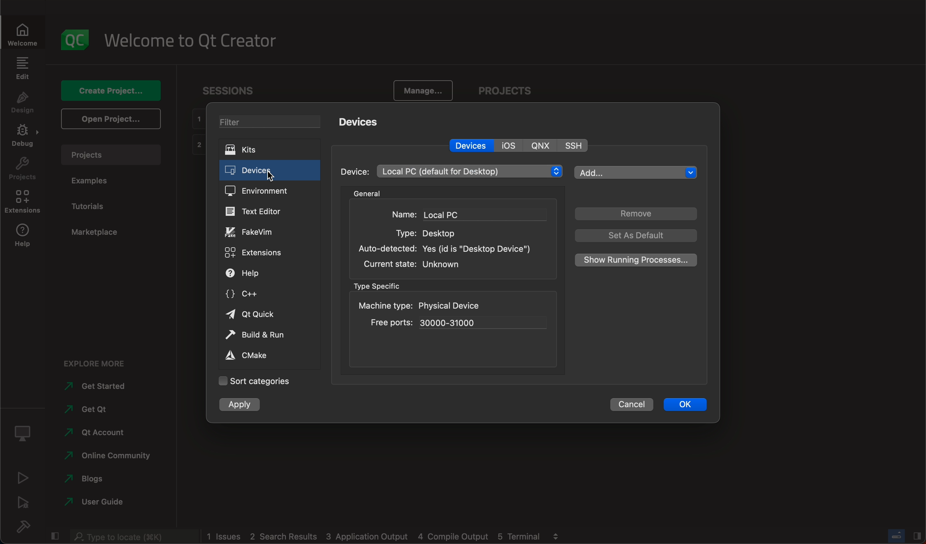 This screenshot has height=544, width=926. Describe the element at coordinates (22, 171) in the screenshot. I see `projects` at that location.